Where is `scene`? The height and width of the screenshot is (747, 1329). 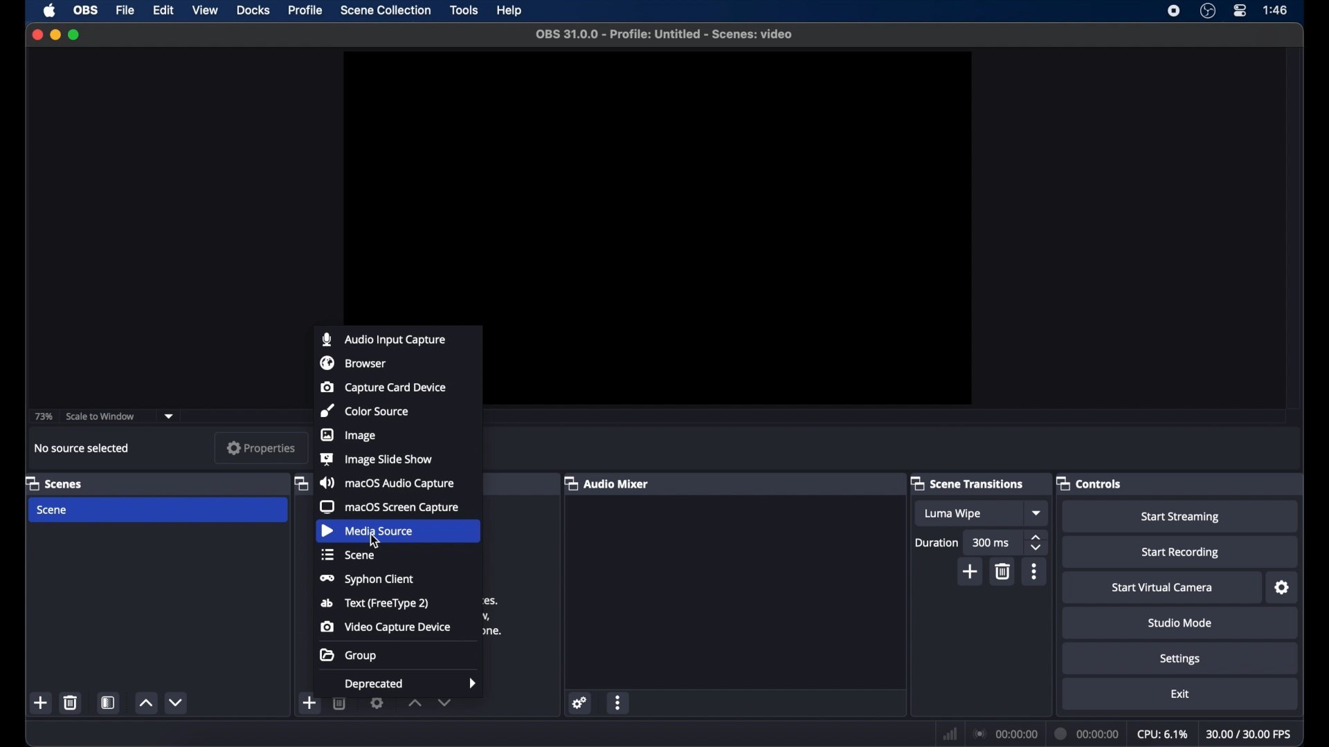 scene is located at coordinates (53, 510).